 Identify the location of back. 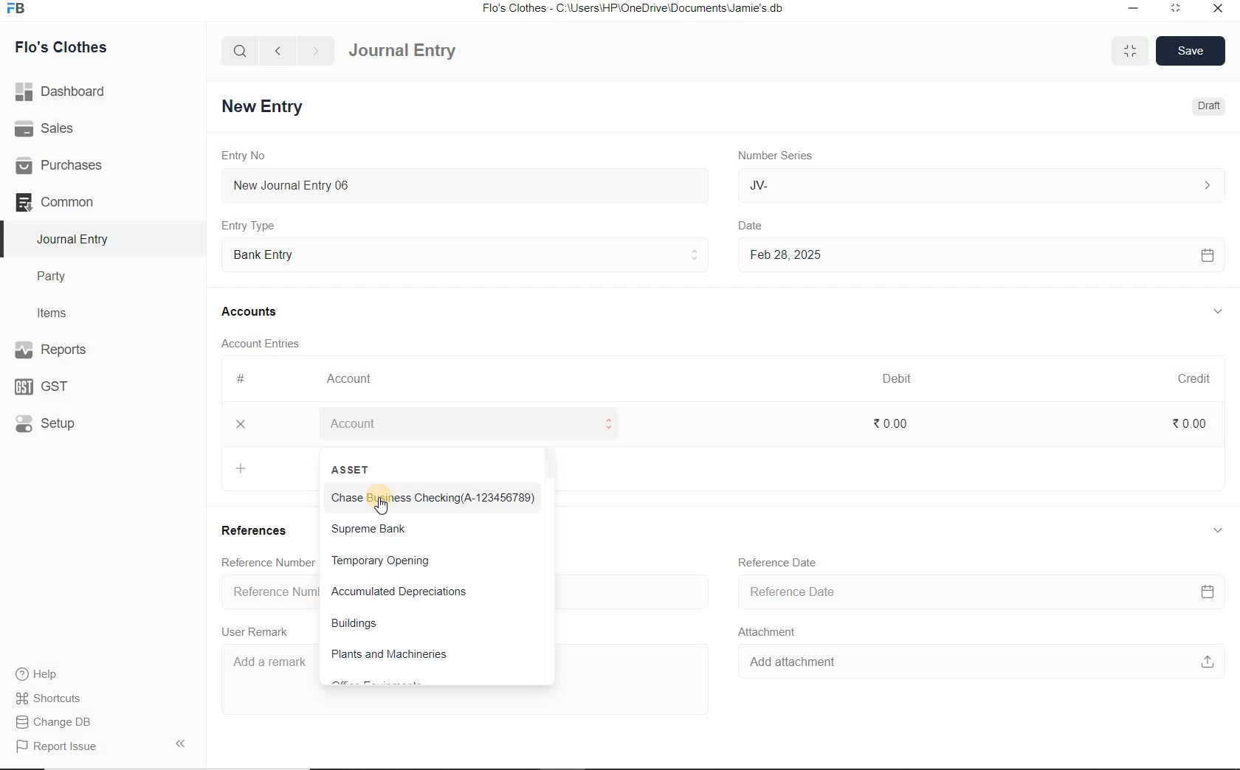
(278, 49).